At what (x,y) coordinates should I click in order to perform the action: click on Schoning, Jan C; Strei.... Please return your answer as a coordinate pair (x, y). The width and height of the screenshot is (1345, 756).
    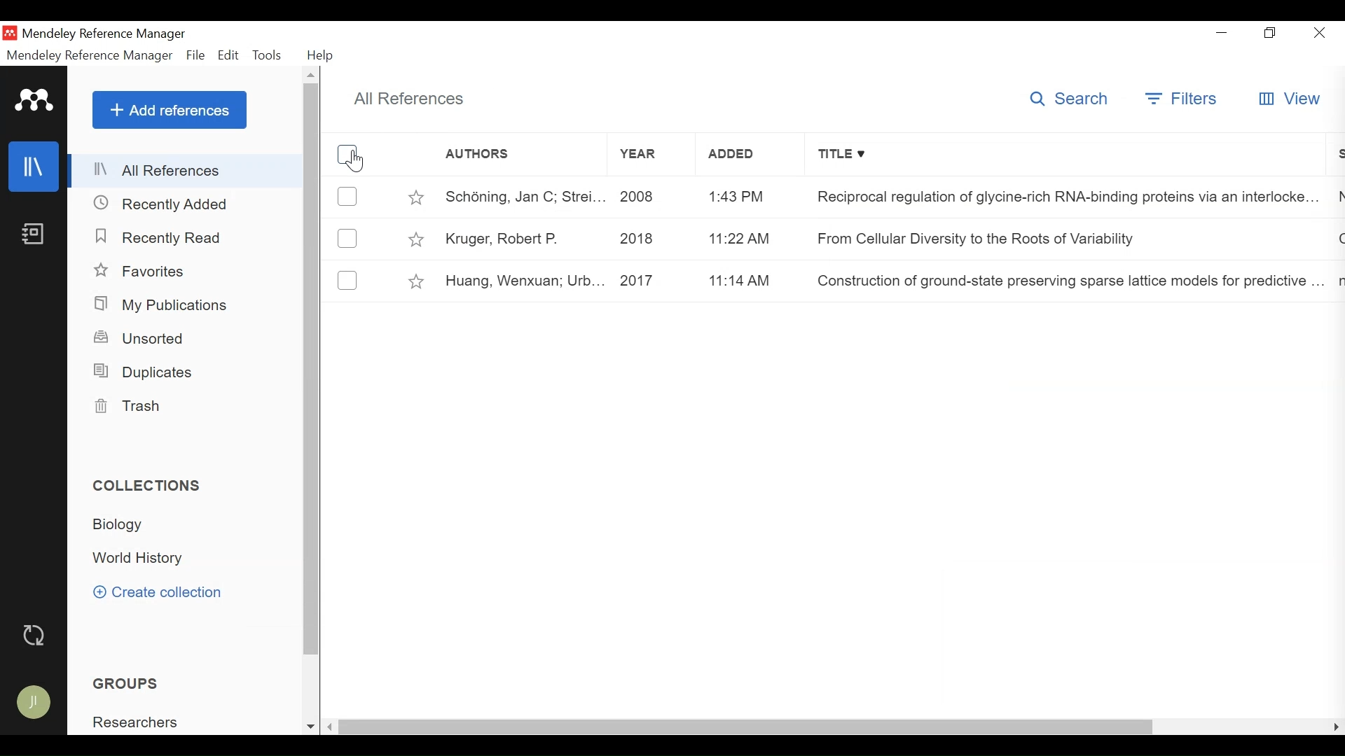
    Looking at the image, I should click on (524, 196).